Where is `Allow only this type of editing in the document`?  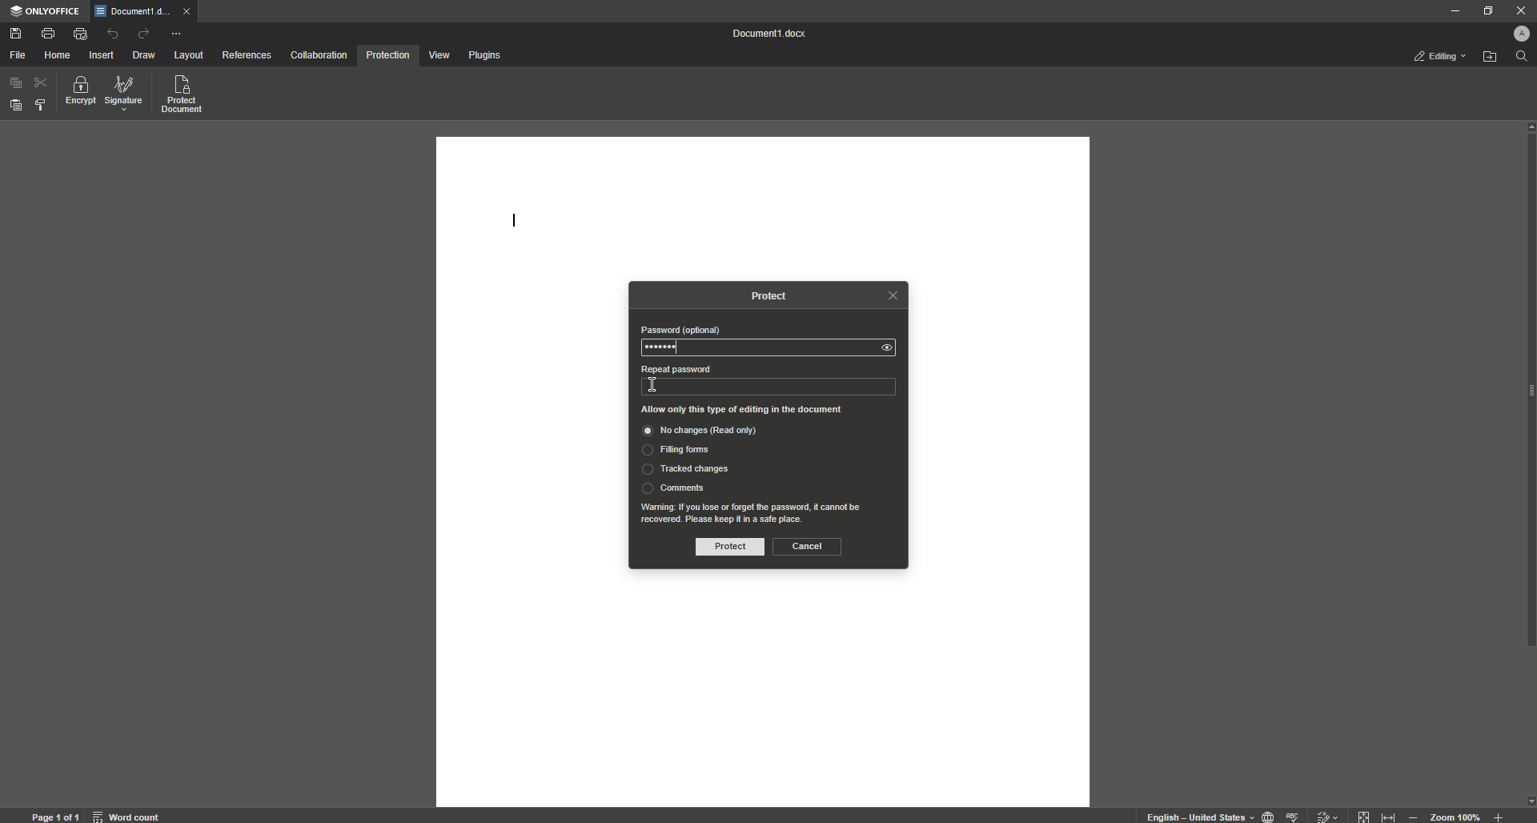 Allow only this type of editing in the document is located at coordinates (750, 410).